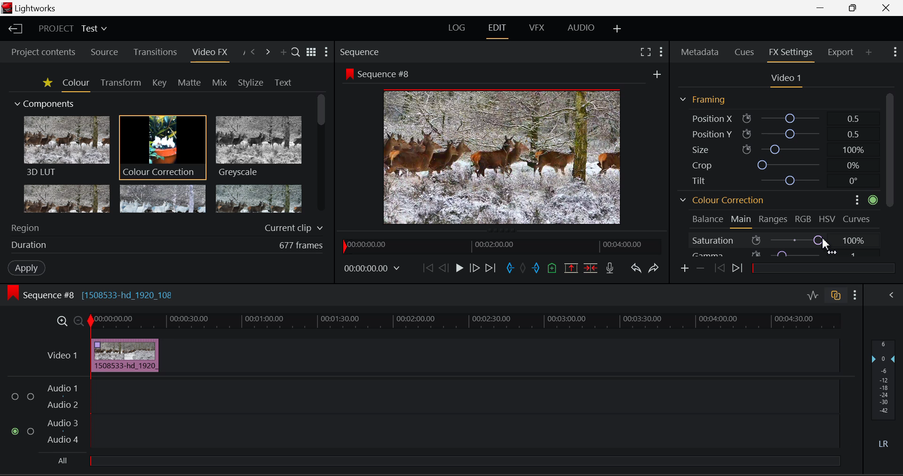 This screenshot has width=903, height=476. I want to click on Cursor MOUSE_DOWN on Colour Correction, so click(163, 147).